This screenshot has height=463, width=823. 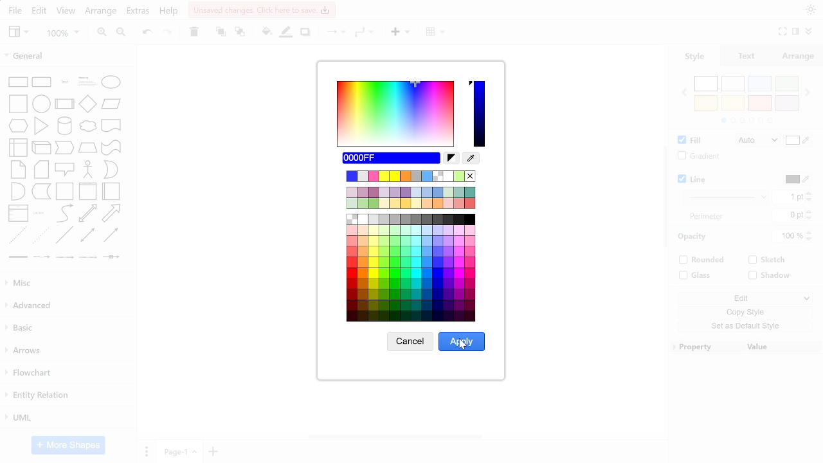 I want to click on next, so click(x=808, y=92).